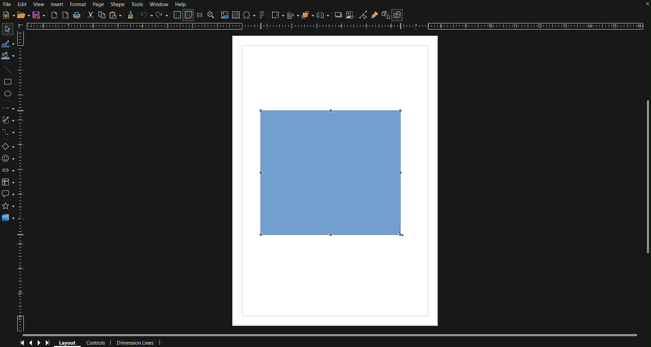 Image resolution: width=651 pixels, height=347 pixels. What do you see at coordinates (9, 120) in the screenshot?
I see `Curves and Polygons` at bounding box center [9, 120].